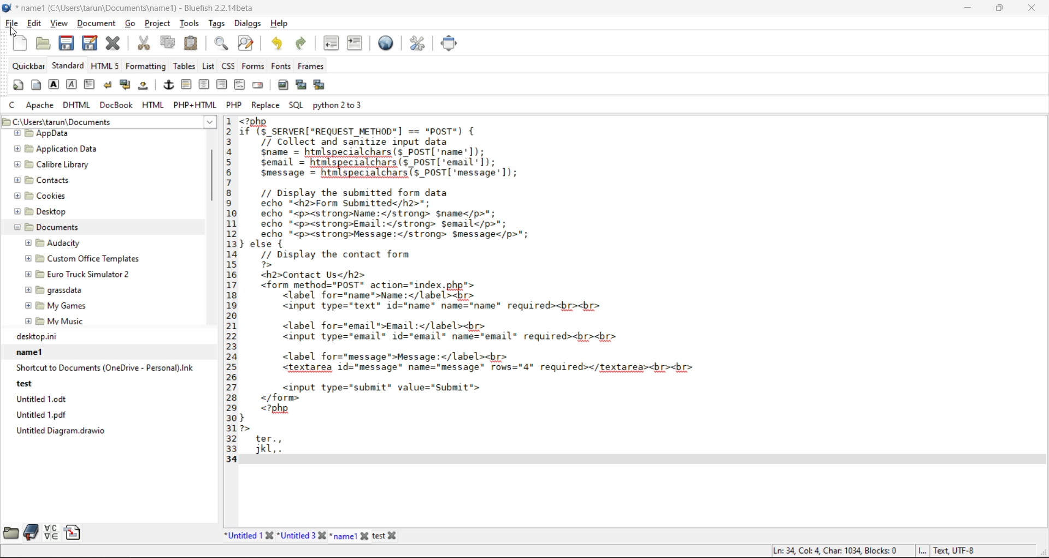 The width and height of the screenshot is (1049, 558). I want to click on view, so click(61, 25).